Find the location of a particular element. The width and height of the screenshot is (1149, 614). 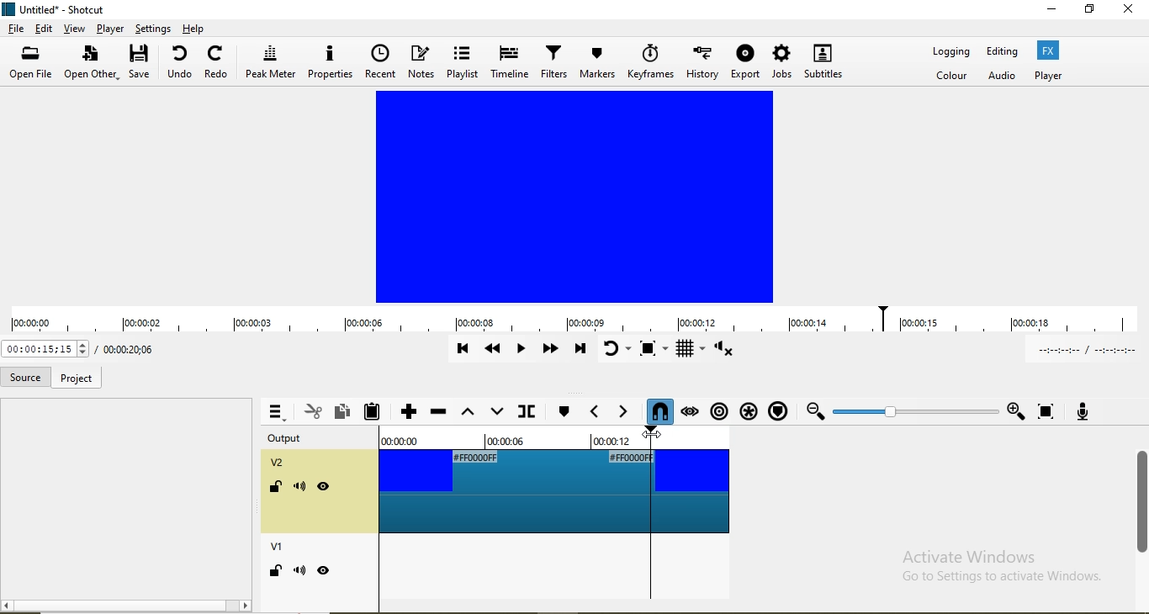

Color is located at coordinates (953, 77).